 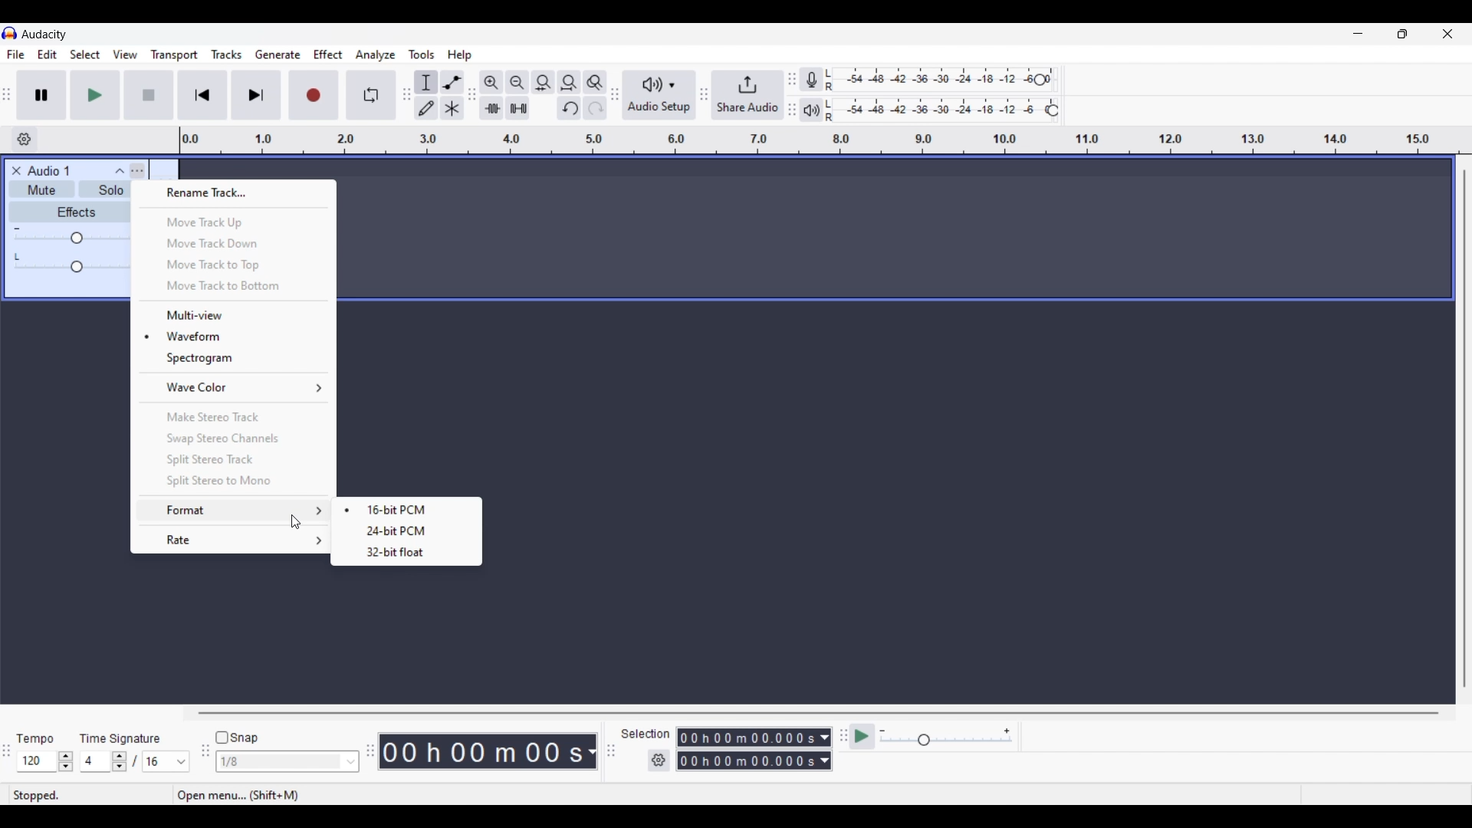 I want to click on 24-bit PCM, so click(x=402, y=531).